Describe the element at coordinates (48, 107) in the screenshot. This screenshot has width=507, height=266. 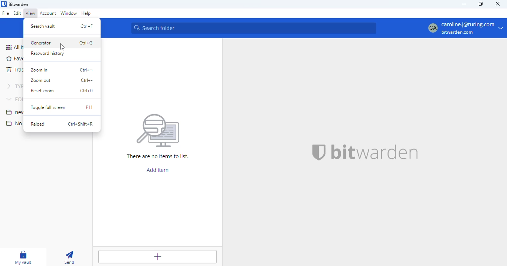
I see `toggle full screen` at that location.